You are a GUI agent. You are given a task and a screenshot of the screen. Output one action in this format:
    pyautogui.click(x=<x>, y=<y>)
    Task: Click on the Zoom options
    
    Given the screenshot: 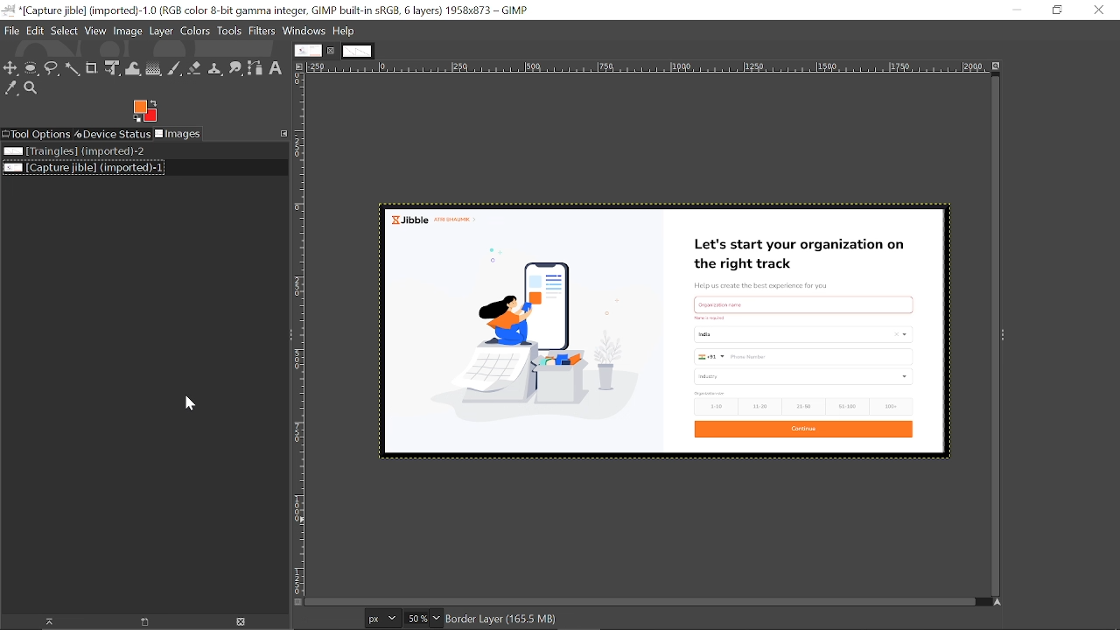 What is the action you would take?
    pyautogui.click(x=437, y=619)
    